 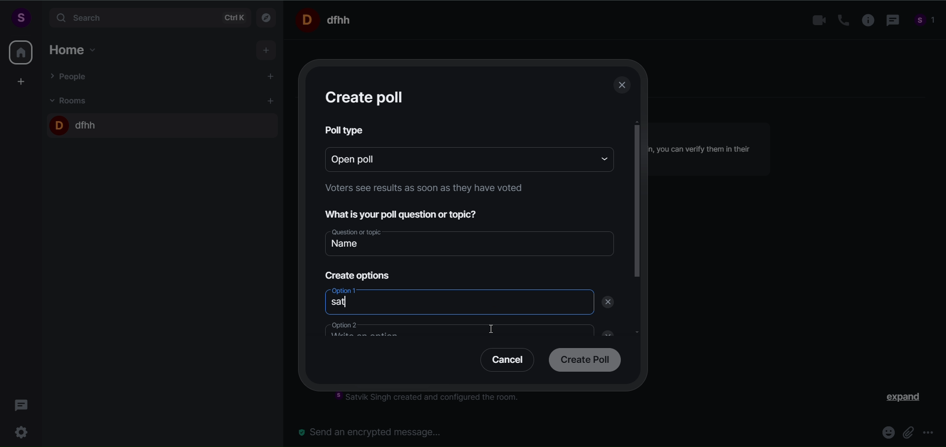 I want to click on remove, so click(x=610, y=302).